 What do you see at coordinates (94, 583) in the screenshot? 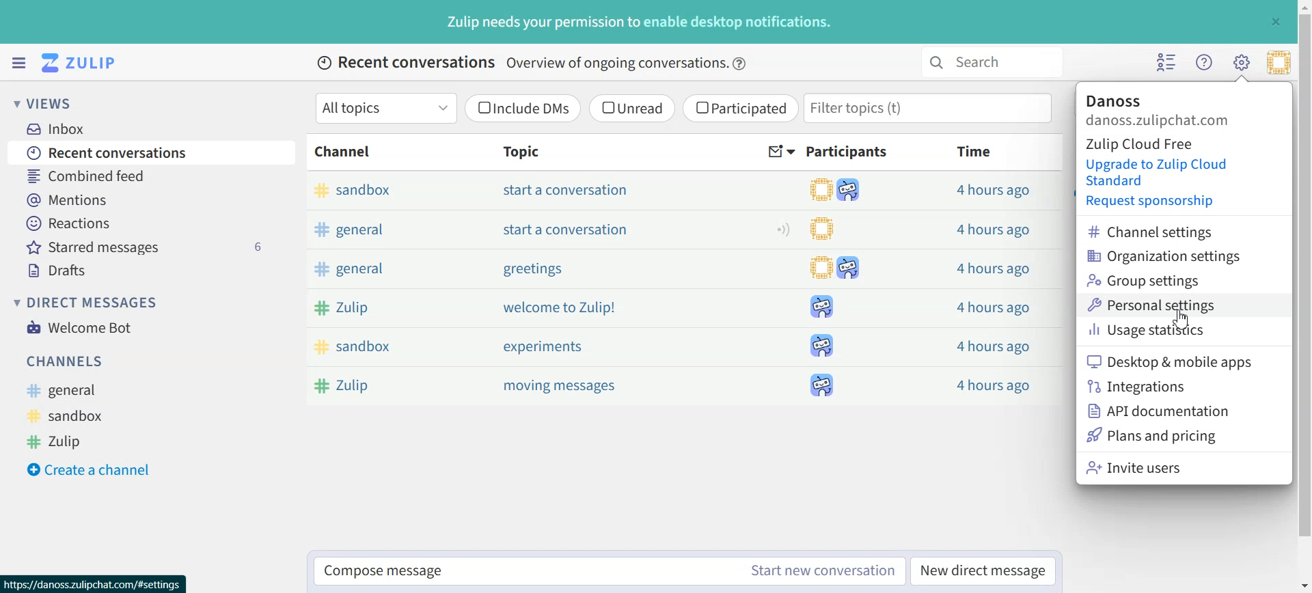
I see `https://danoss.zulipchat.com/#settings` at bounding box center [94, 583].